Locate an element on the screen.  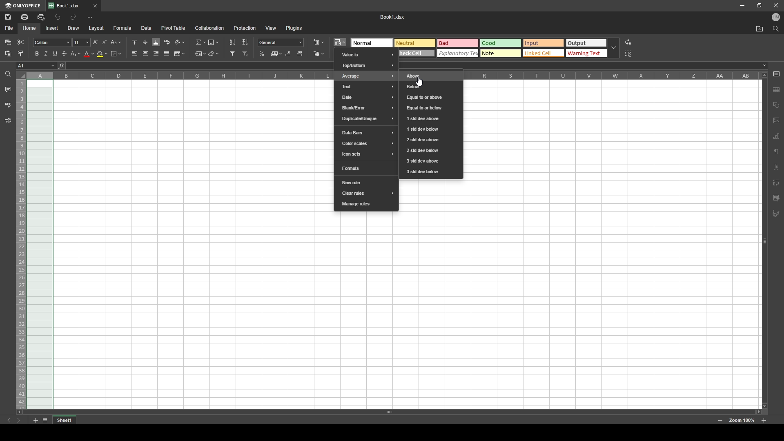
subscript is located at coordinates (76, 53).